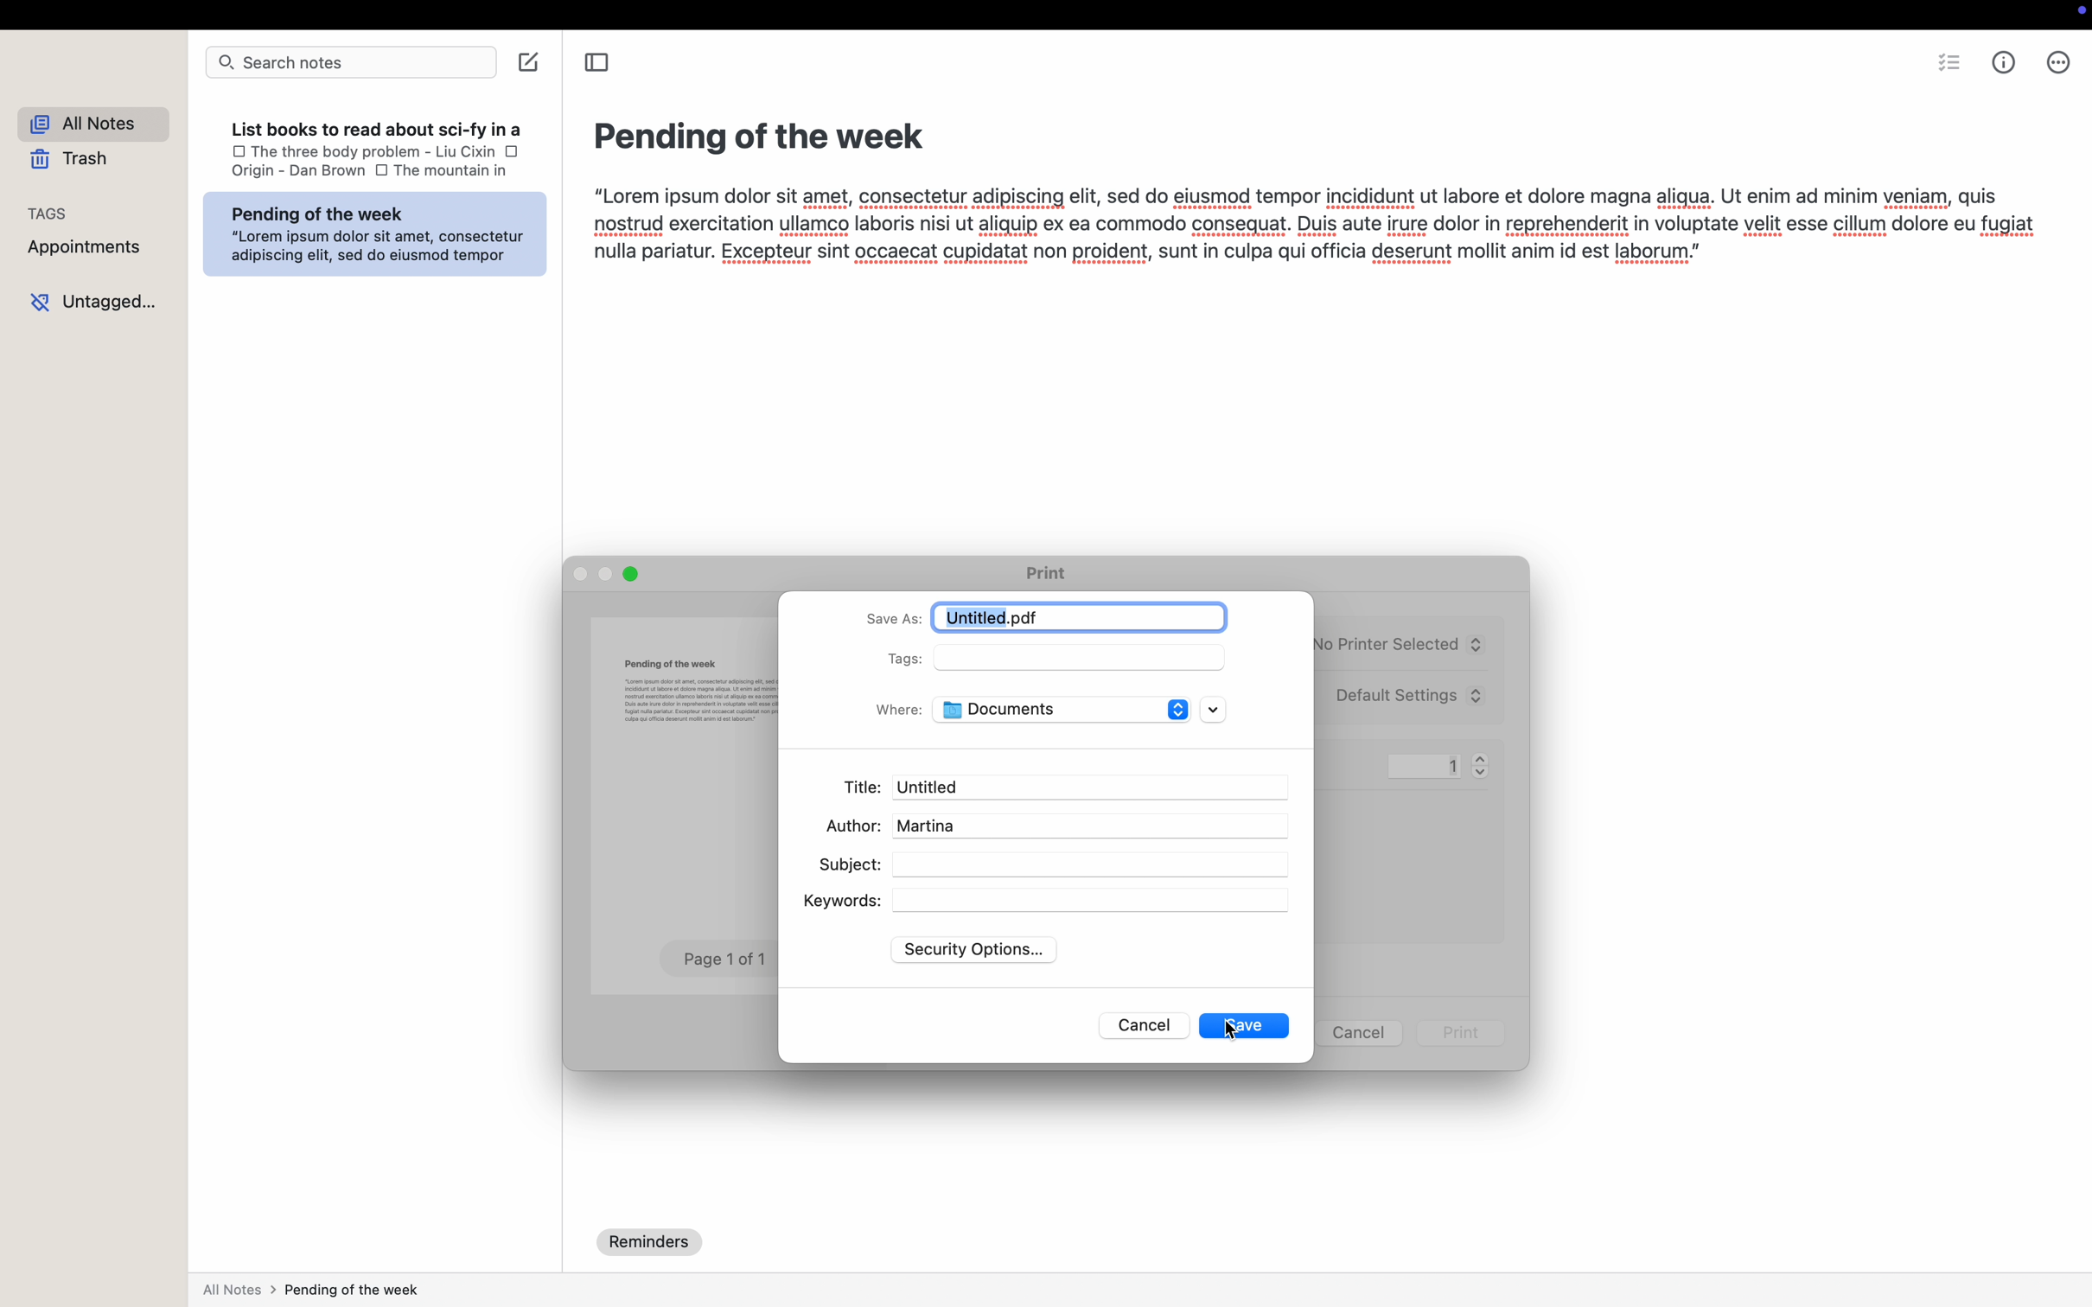  I want to click on “Lorem ipsum dolor sit amet, consectetur adipiscing elit, sed do eiusmod tempor incididunt ut labore et dolore magna aligua. Ut enim ad minim veniam, quis
nostrud exercitation ullamco laboris nisi ut aliquip ex ea commodo consequat. Duis aute irure dolor in reprehenderit in voluptate velit esse cillum dolore eu fugiat
nulla pariatur. Excepteur sint occaecat cupidatat non proident, sunt in culpa qui officia deserunt mollit anim id est laborum.”, so click(1308, 223).